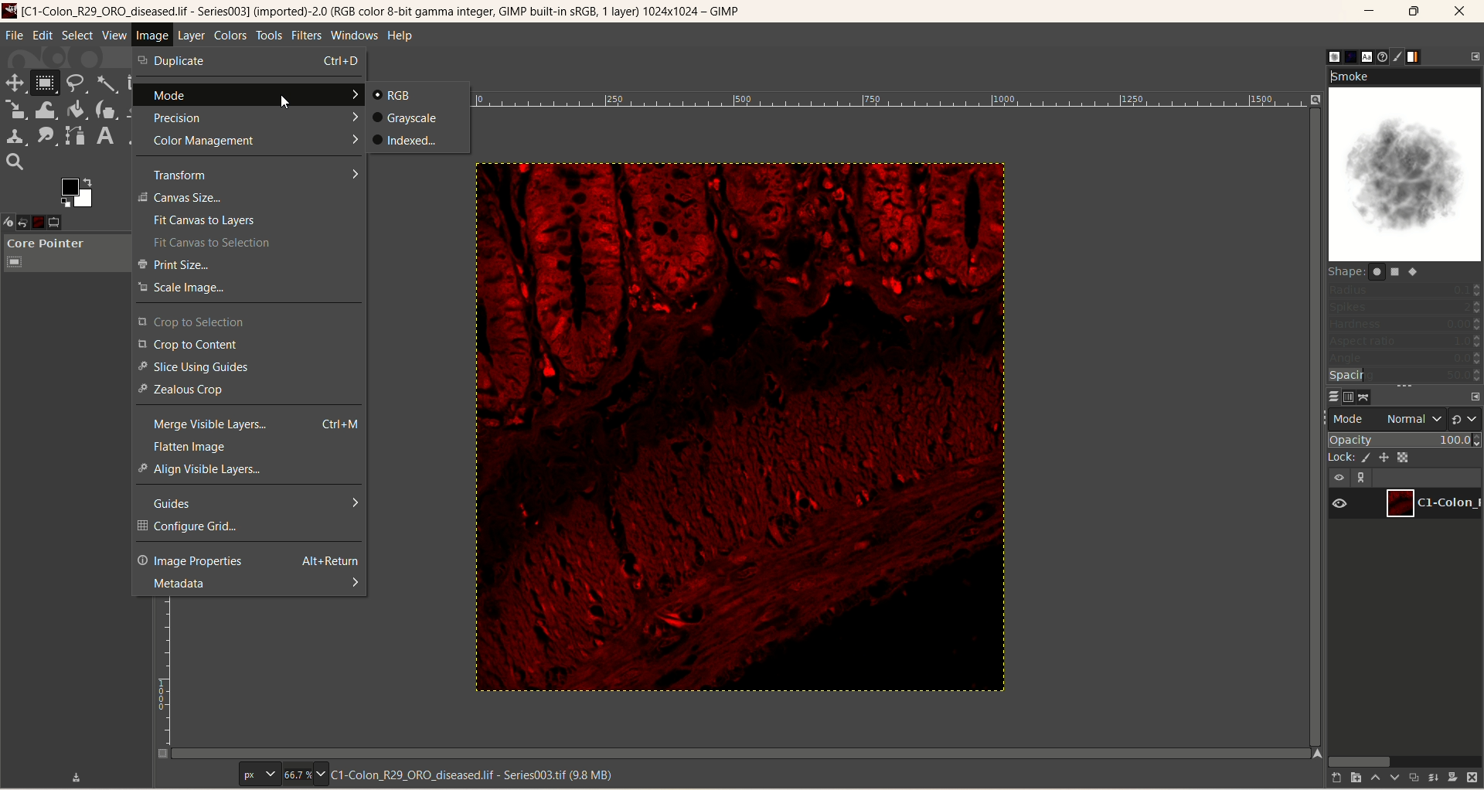 This screenshot has width=1484, height=790. Describe the element at coordinates (1404, 458) in the screenshot. I see `lock alpha channel` at that location.